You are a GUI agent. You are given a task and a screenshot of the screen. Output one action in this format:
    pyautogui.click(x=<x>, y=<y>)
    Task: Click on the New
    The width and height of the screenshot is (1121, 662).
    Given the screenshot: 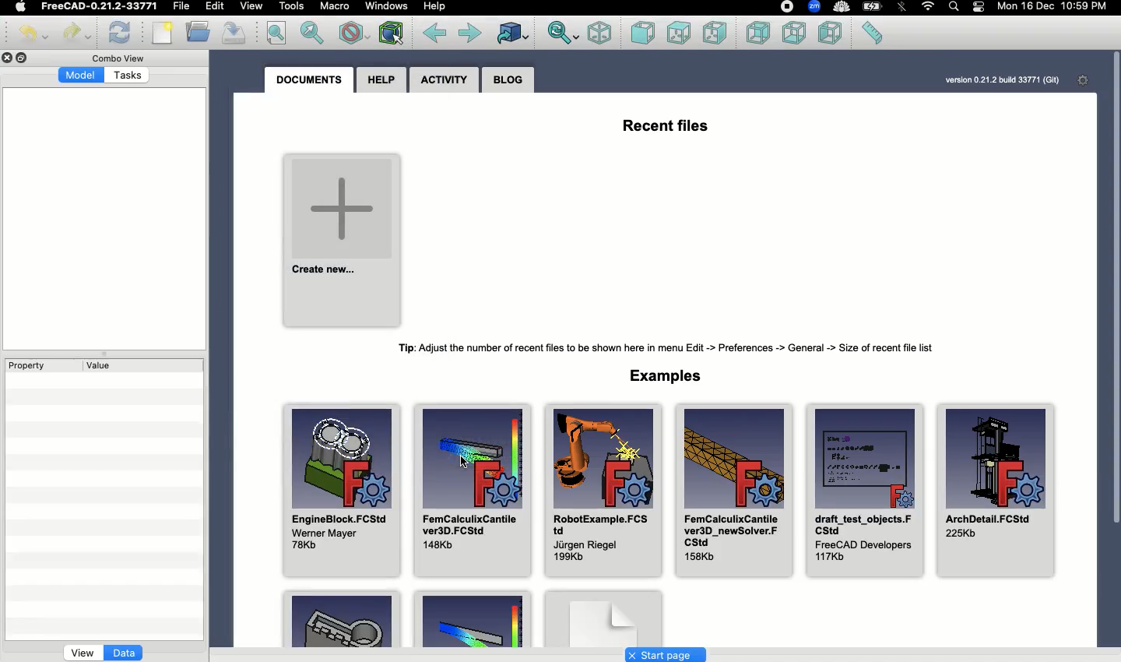 What is the action you would take?
    pyautogui.click(x=162, y=33)
    